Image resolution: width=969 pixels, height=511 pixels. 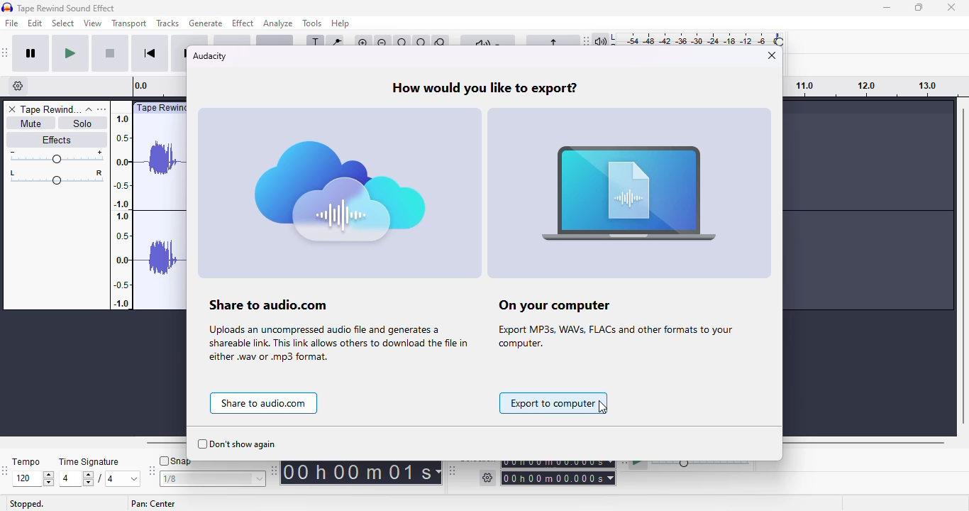 What do you see at coordinates (336, 344) in the screenshot?
I see `Uploads an uncompressed audio file and generates a
shareable link. This link allows others to download the fle in
either wav or .mp3 format.` at bounding box center [336, 344].